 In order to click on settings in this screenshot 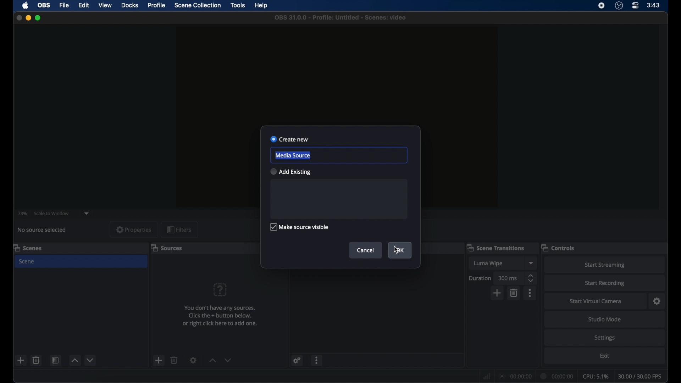, I will do `click(297, 360)`.